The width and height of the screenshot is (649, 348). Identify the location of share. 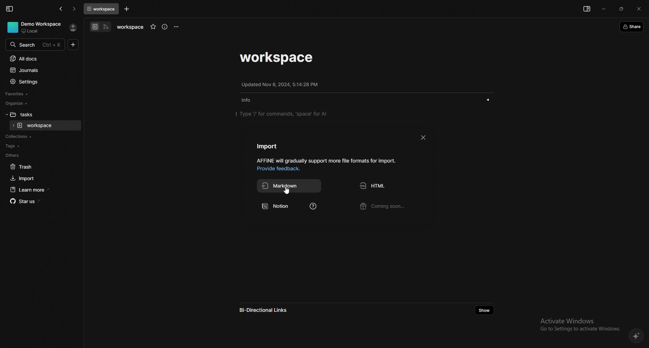
(632, 26).